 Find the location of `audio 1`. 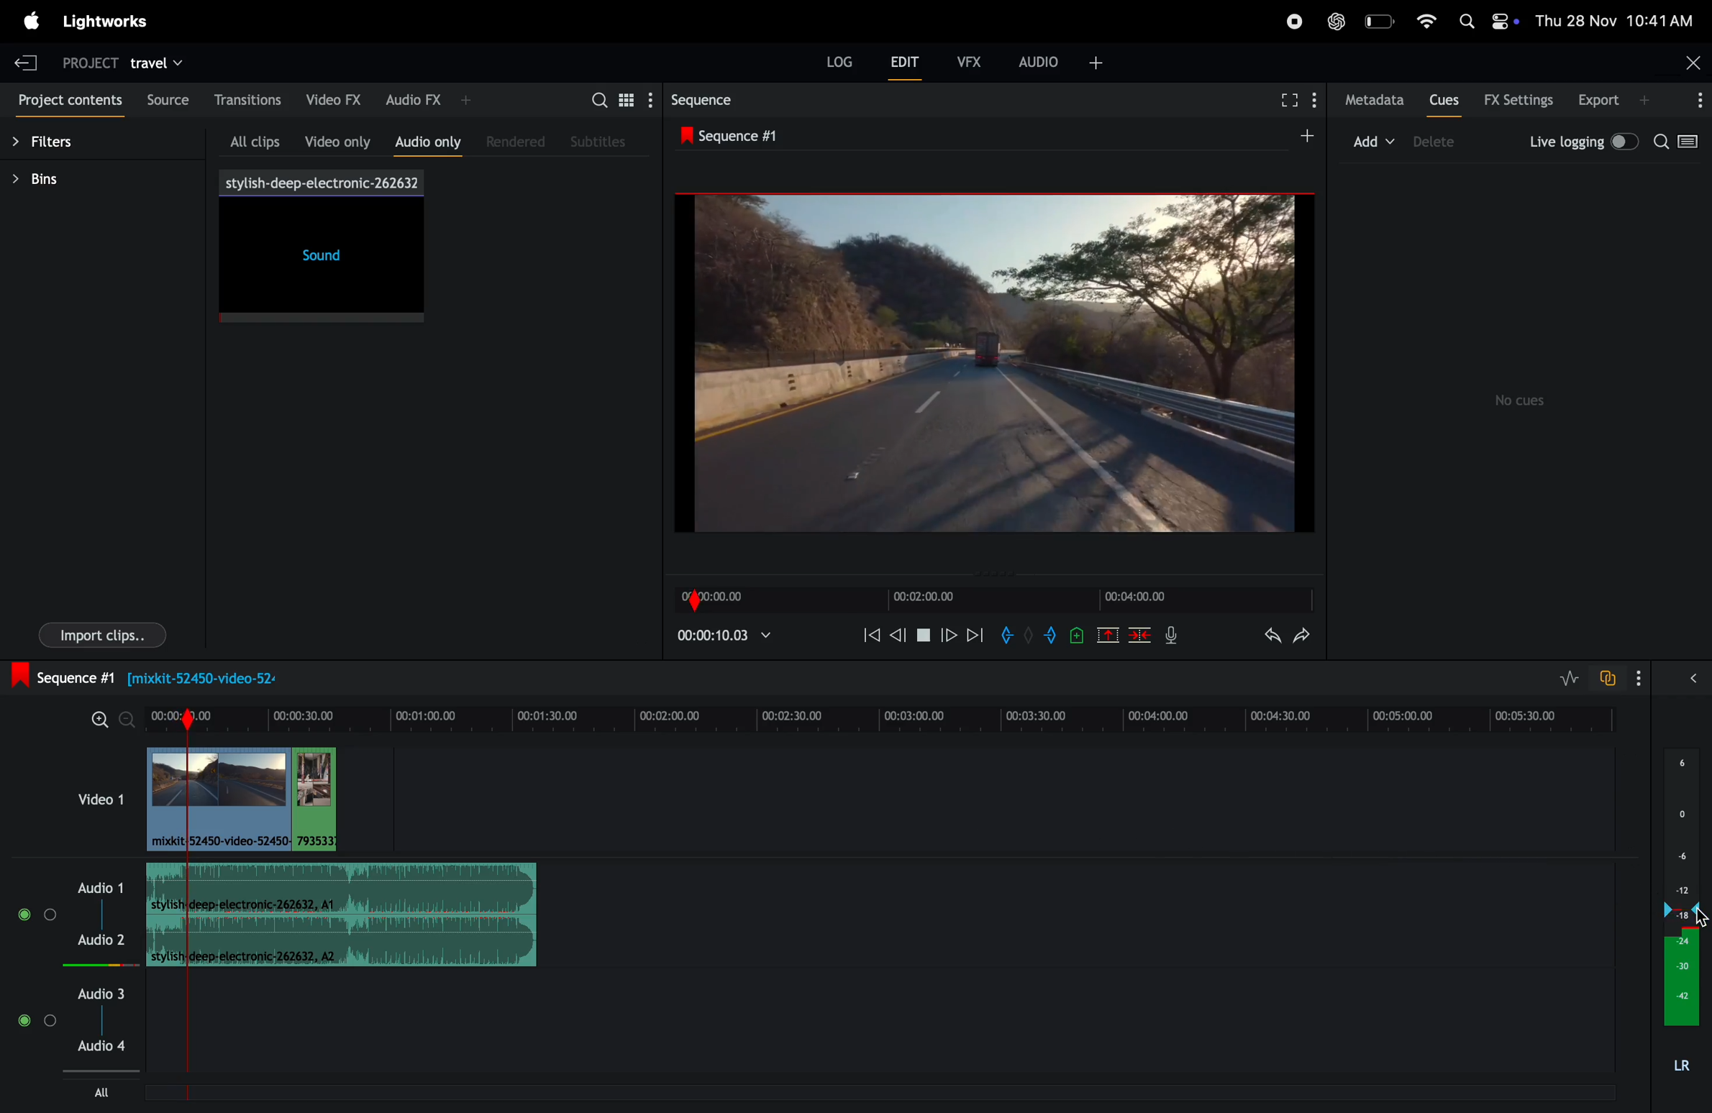

audio 1 is located at coordinates (103, 888).